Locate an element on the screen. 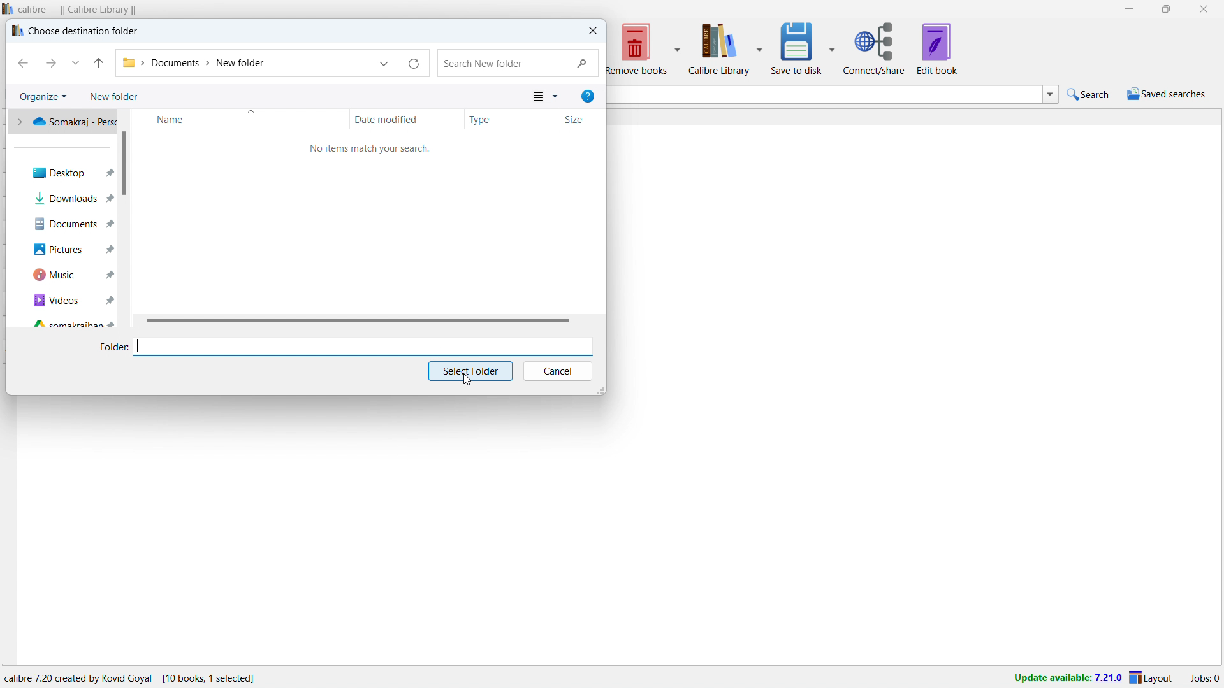  save to disk options is located at coordinates (831, 47).